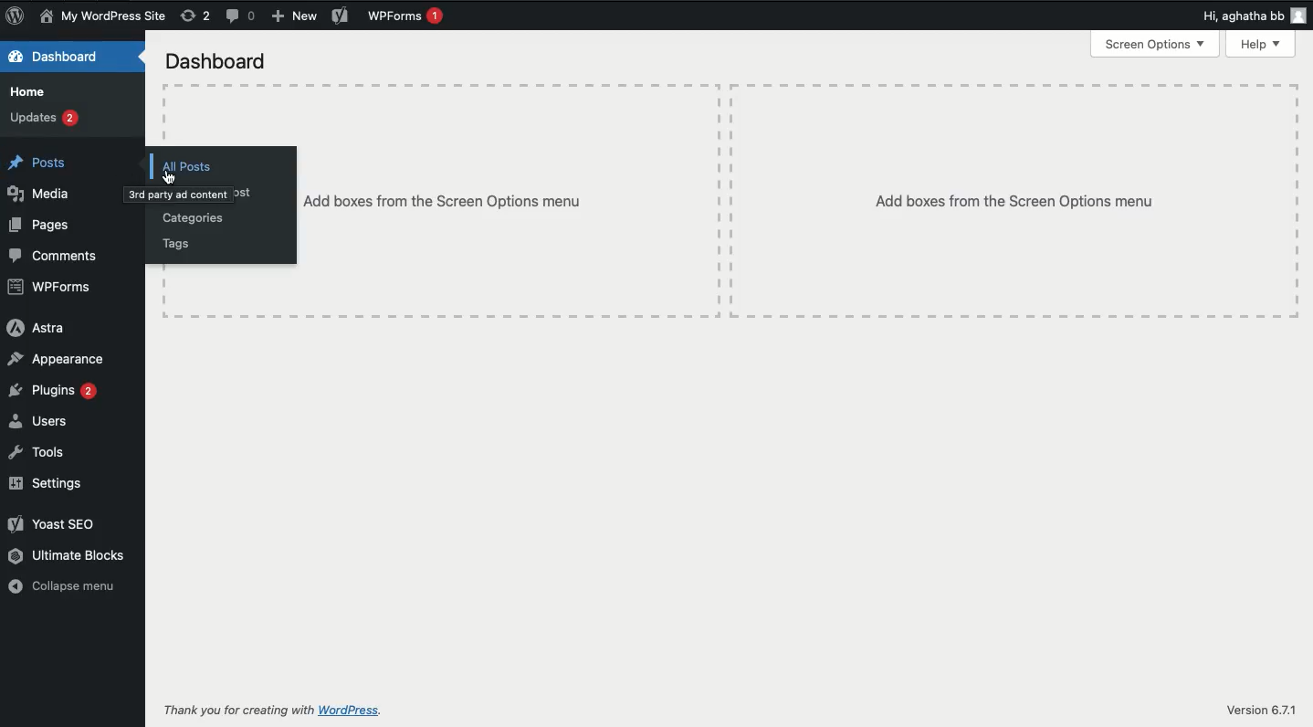  What do you see at coordinates (60, 360) in the screenshot?
I see `Appearance` at bounding box center [60, 360].